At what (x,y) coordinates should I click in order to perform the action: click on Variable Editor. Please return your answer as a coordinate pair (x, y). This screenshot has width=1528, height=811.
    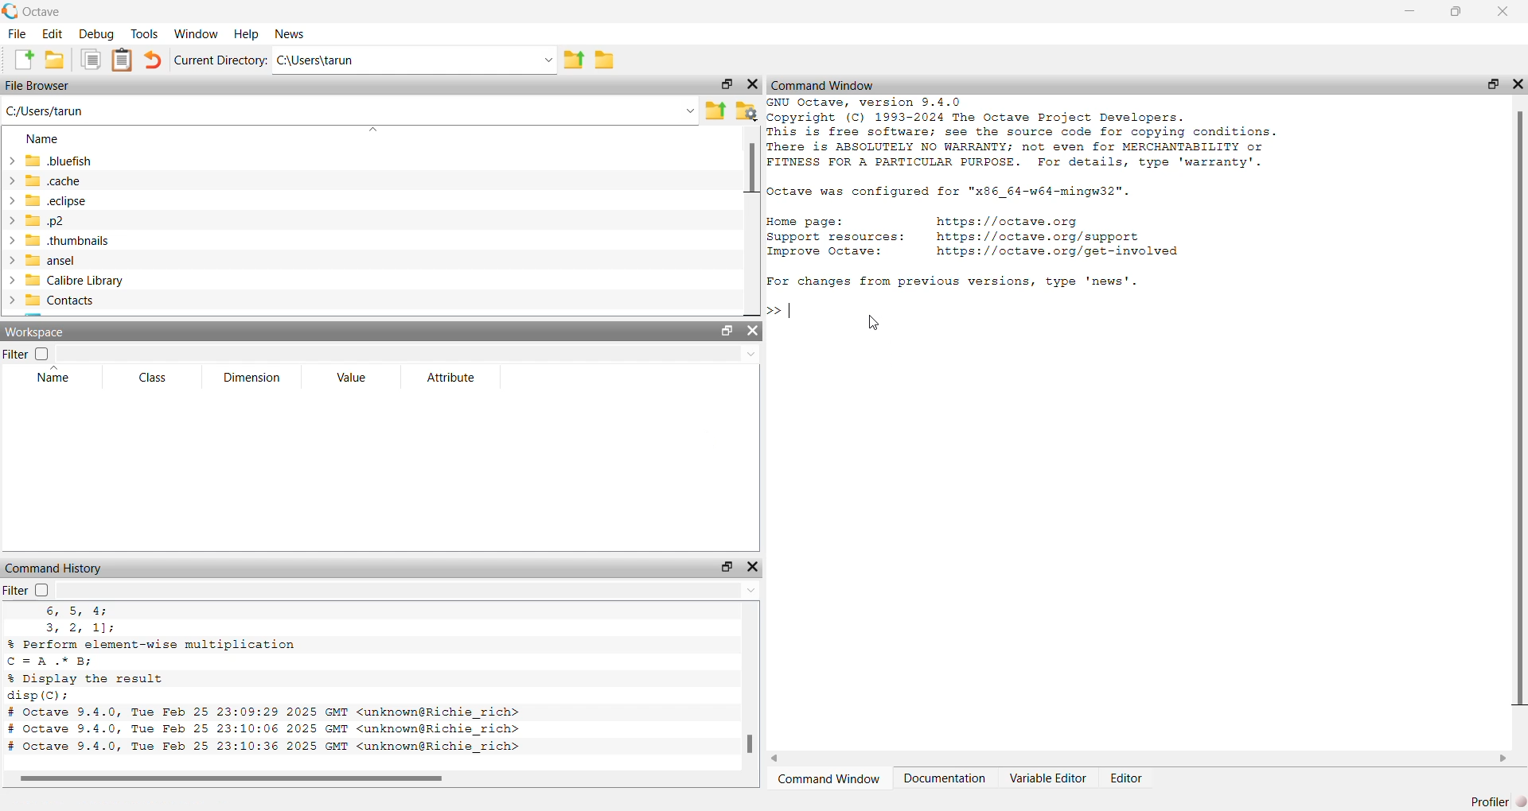
    Looking at the image, I should click on (1047, 778).